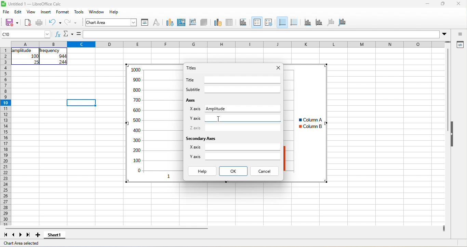 This screenshot has height=247, width=467. What do you see at coordinates (145, 23) in the screenshot?
I see `format selection` at bounding box center [145, 23].